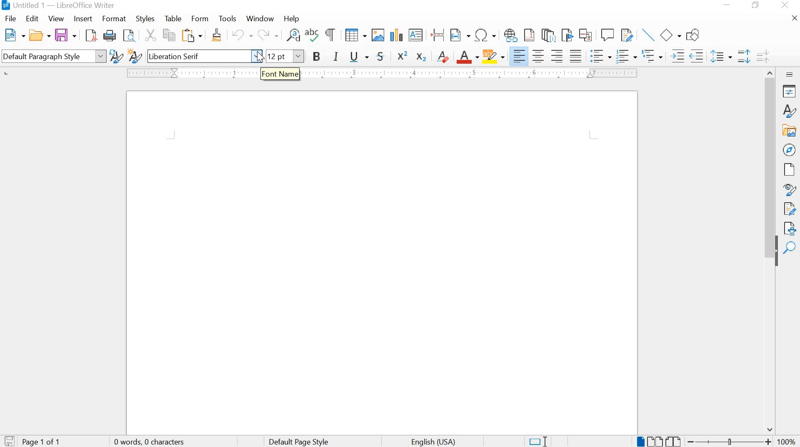 The height and width of the screenshot is (447, 800). I want to click on cursor, so click(261, 61).